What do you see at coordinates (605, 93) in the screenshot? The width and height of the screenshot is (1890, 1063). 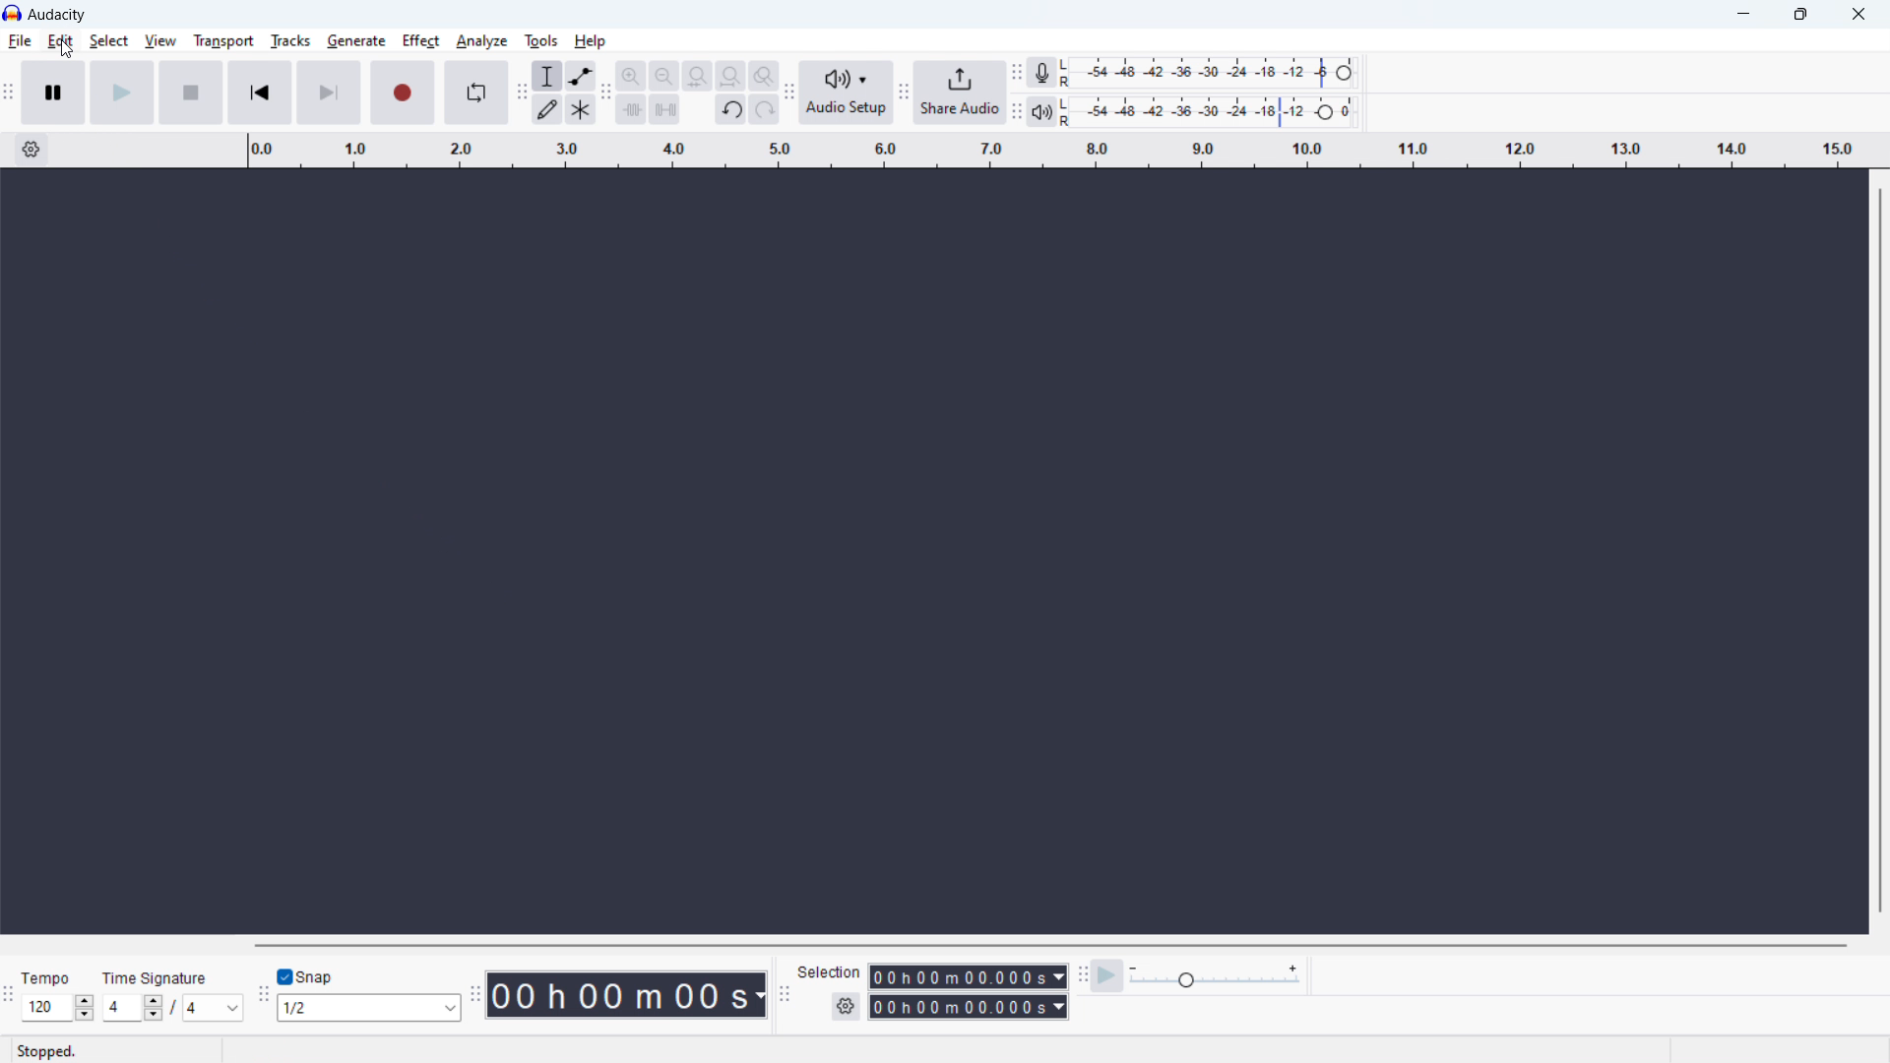 I see `edit toolbar` at bounding box center [605, 93].